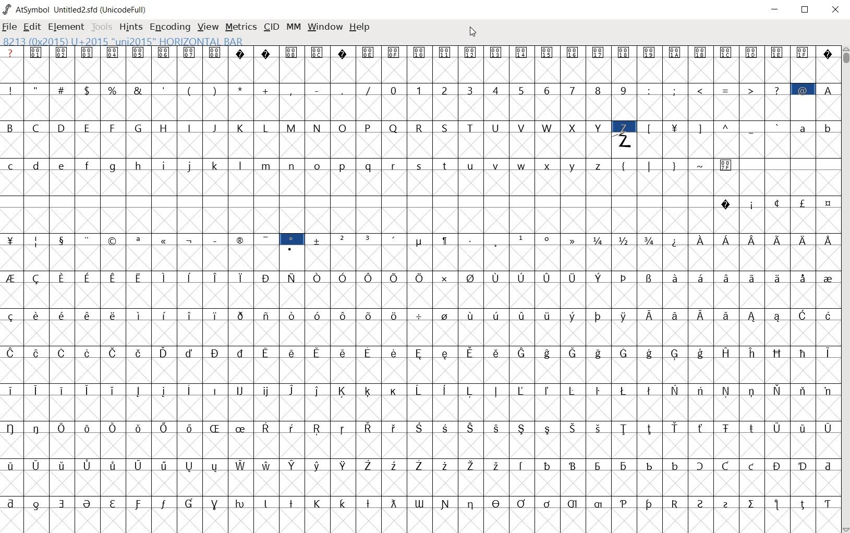 Image resolution: width=850 pixels, height=533 pixels. Describe the element at coordinates (836, 11) in the screenshot. I see `CLOSE` at that location.